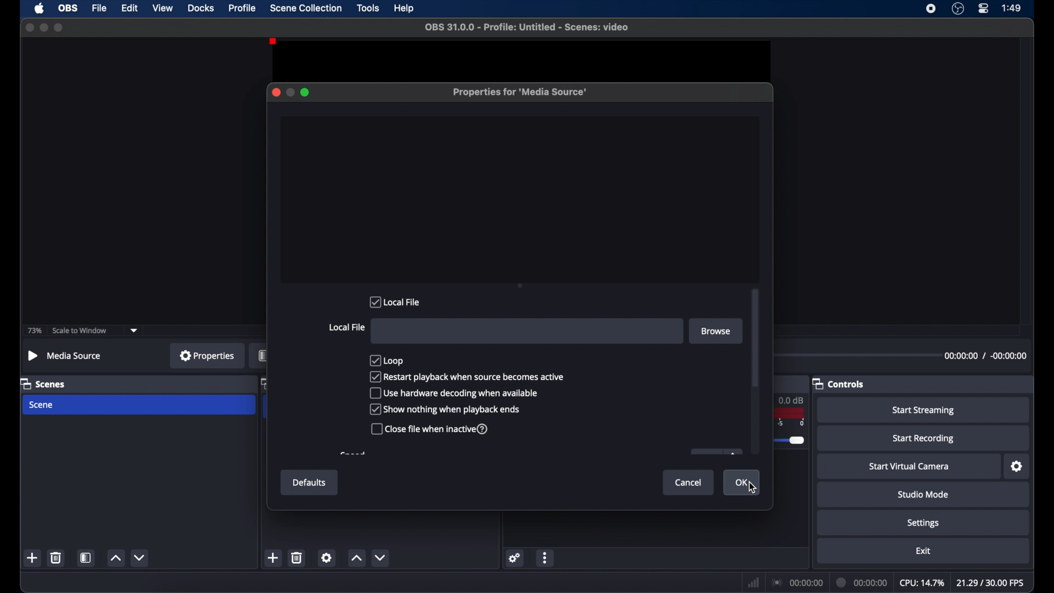 Image resolution: width=1054 pixels, height=593 pixels. I want to click on screen recorder icon, so click(930, 9).